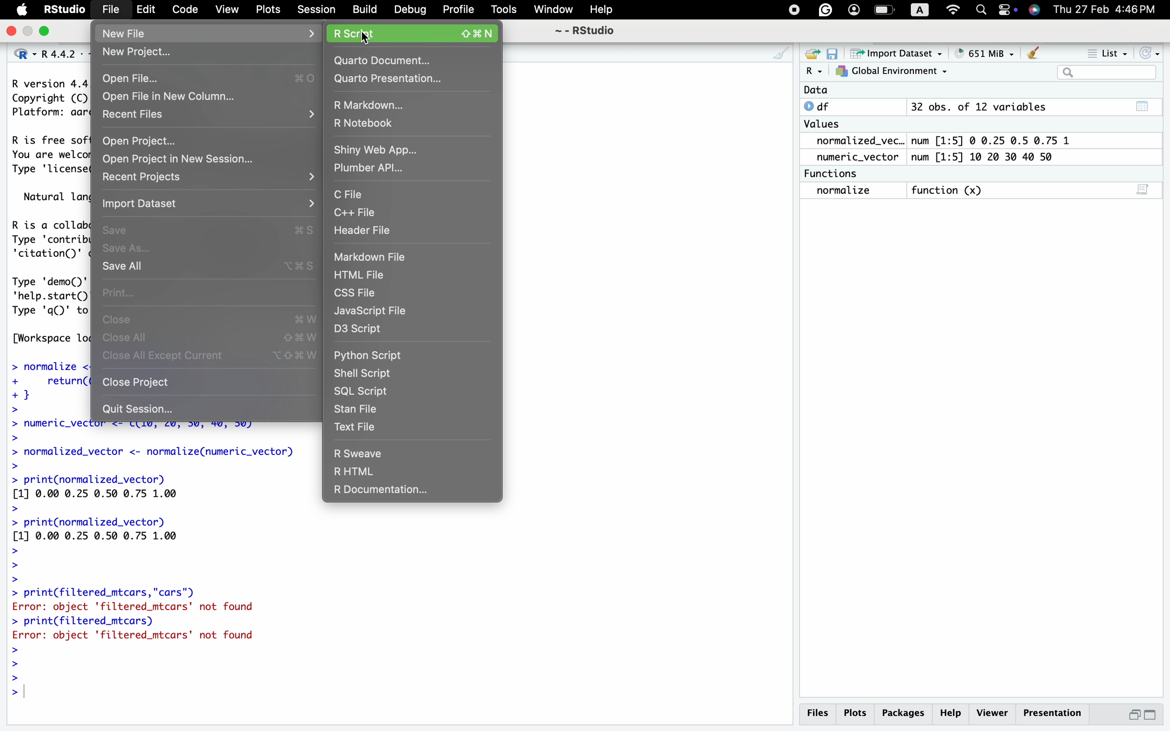  Describe the element at coordinates (949, 158) in the screenshot. I see `numeric_vector num [1:5] 10 20 30 40 50` at that location.